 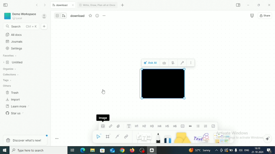 What do you see at coordinates (102, 150) in the screenshot?
I see `Microsoft store` at bounding box center [102, 150].